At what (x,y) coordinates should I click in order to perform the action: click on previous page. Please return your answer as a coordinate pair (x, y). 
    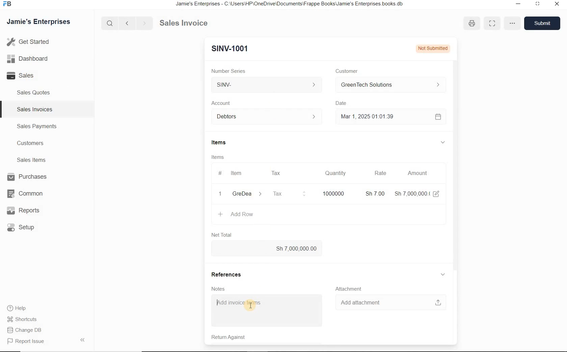
    Looking at the image, I should click on (127, 23).